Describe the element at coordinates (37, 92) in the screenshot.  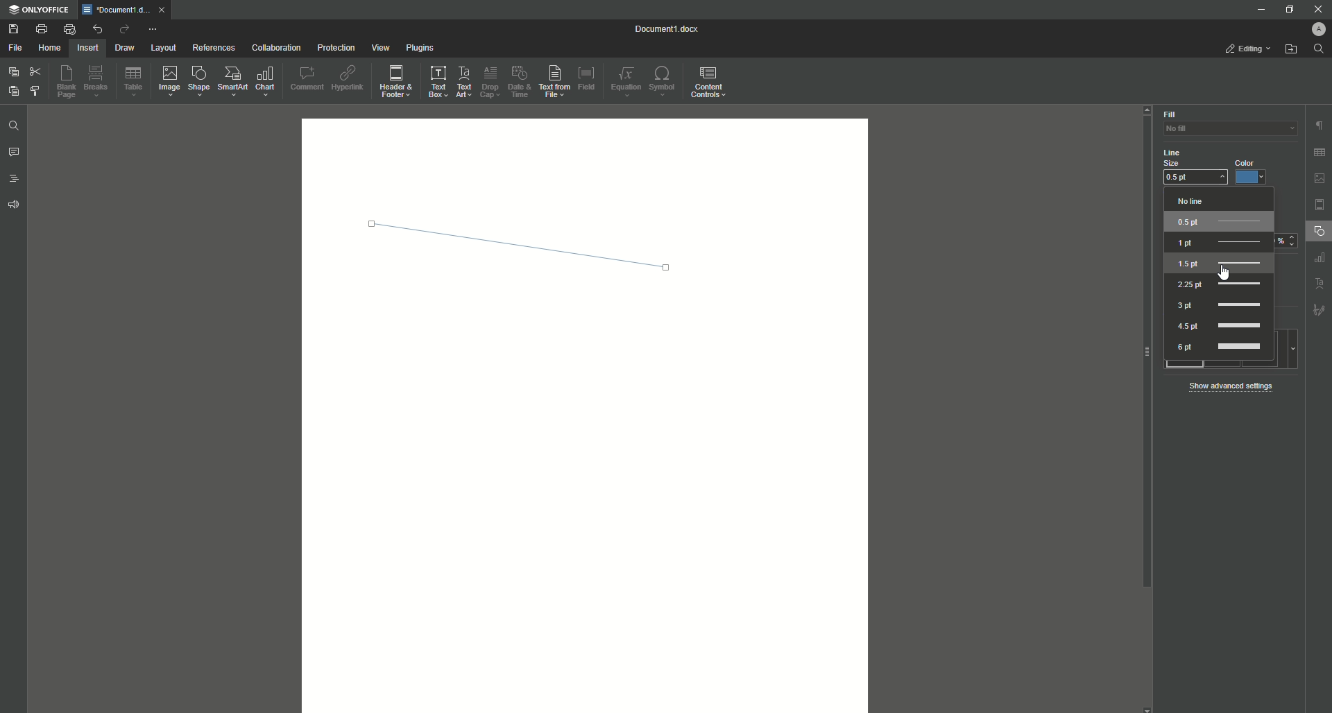
I see `Choose Styling` at that location.